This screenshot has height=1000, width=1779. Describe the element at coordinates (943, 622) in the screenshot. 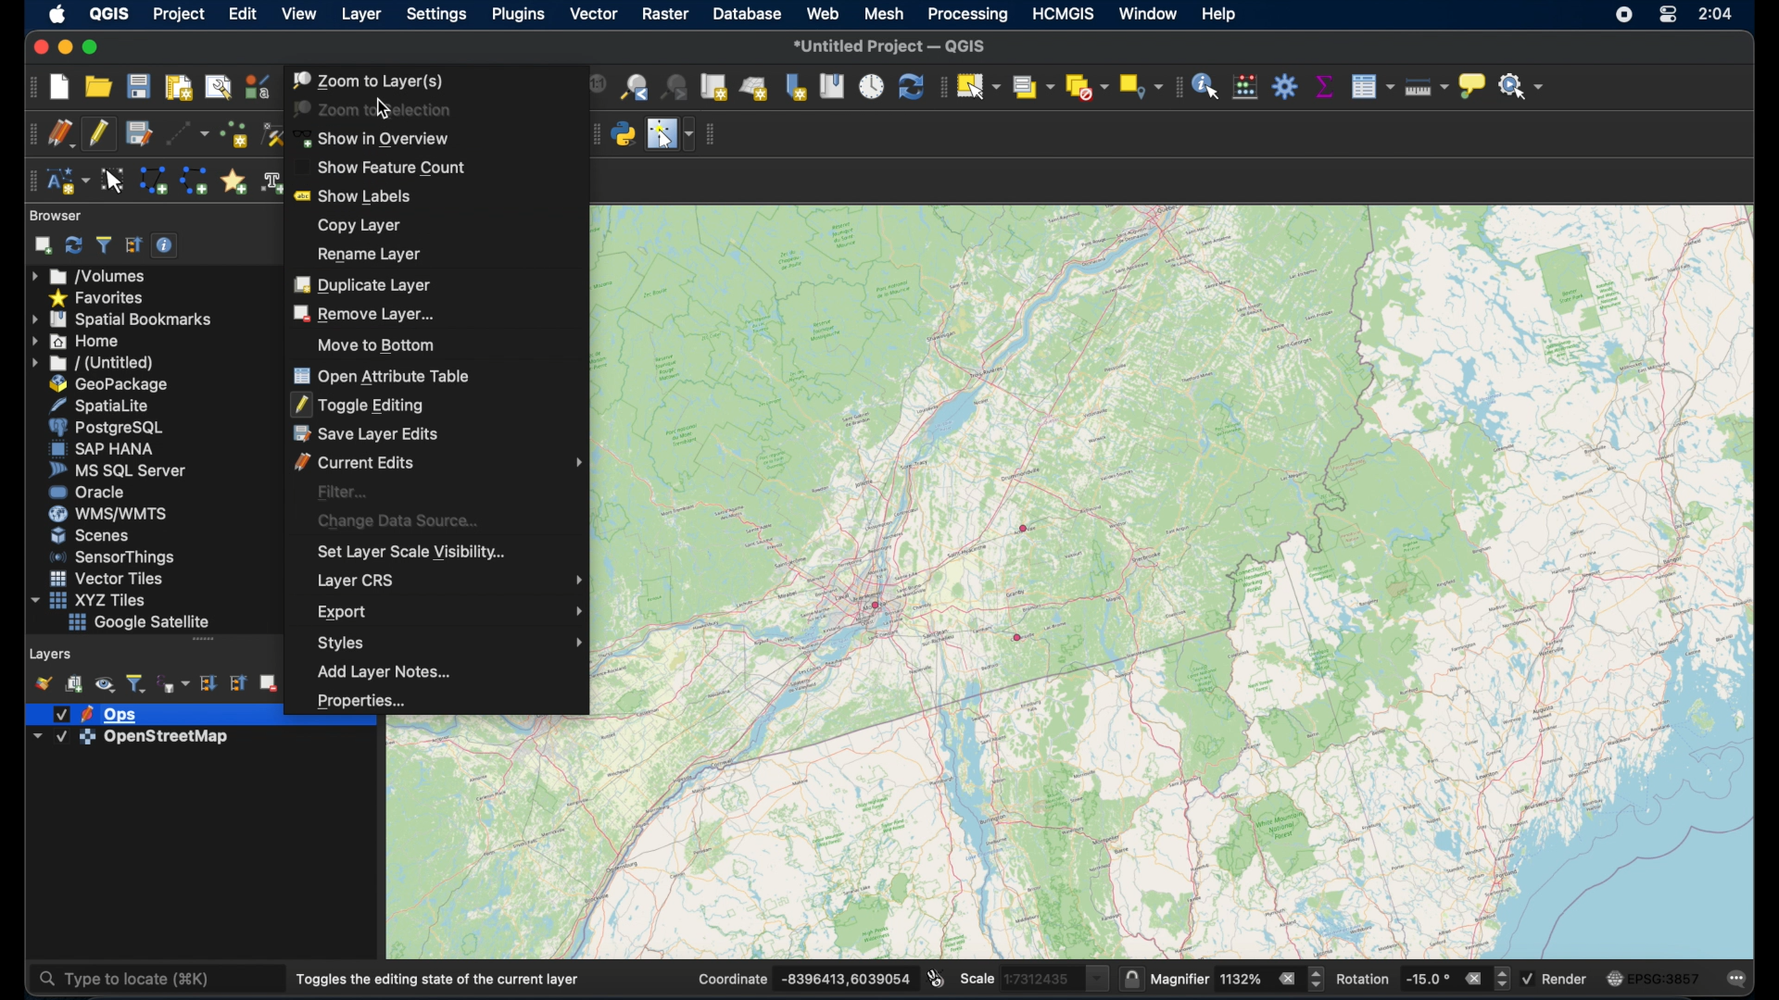

I see `open street map` at that location.